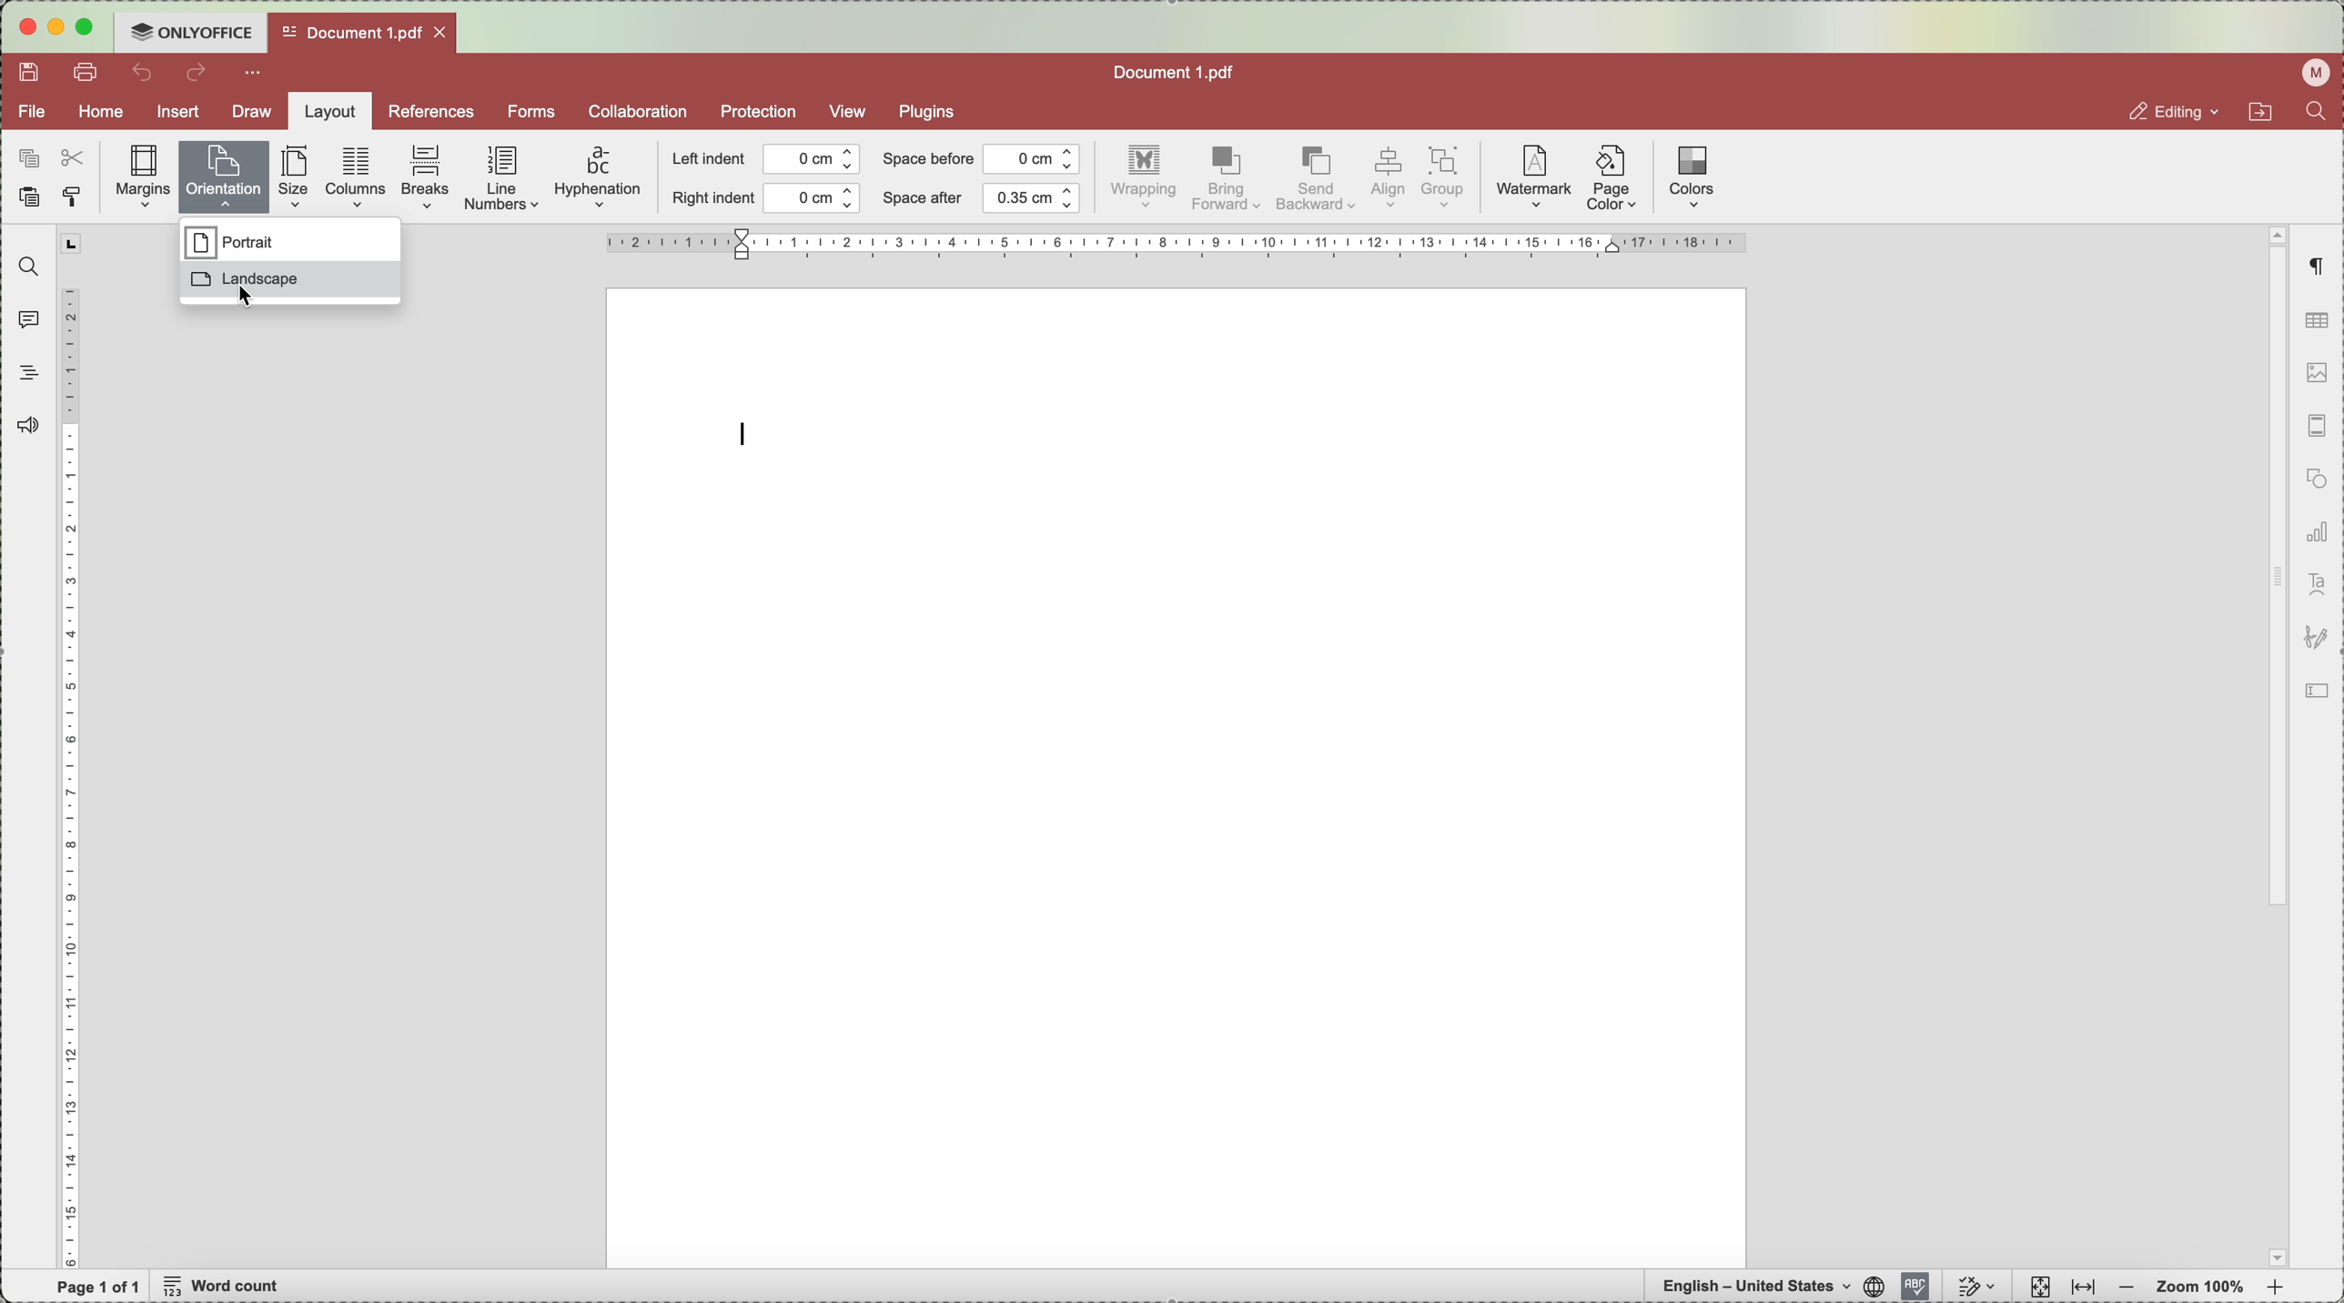  Describe the element at coordinates (1612, 182) in the screenshot. I see `page color` at that location.